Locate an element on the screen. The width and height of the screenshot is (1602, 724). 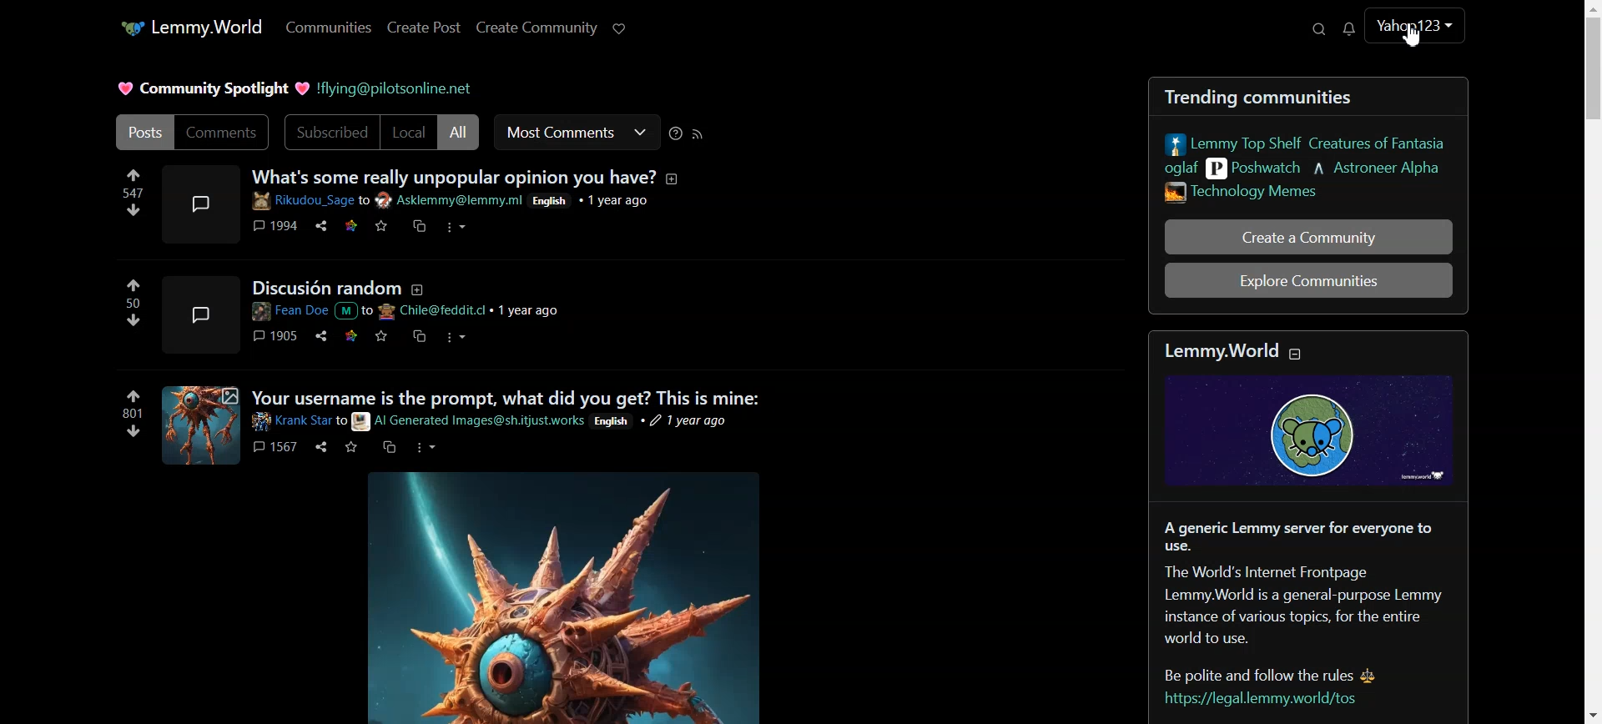
Sorting Help is located at coordinates (677, 134).